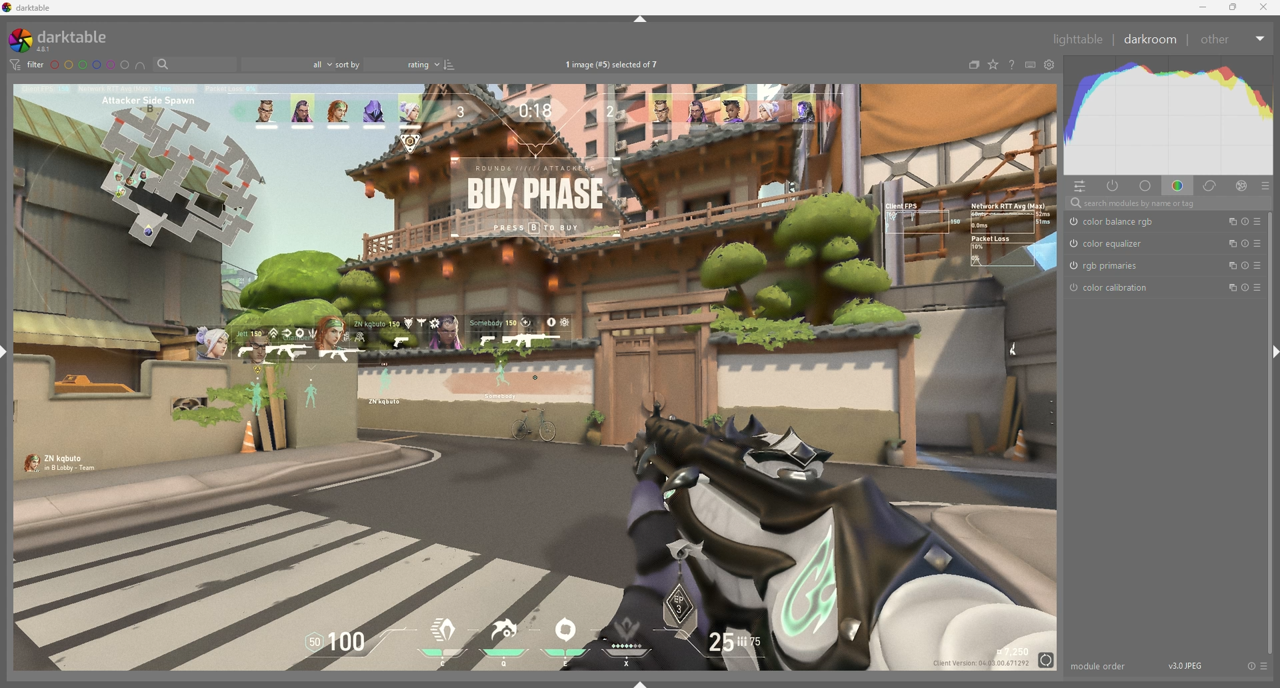 This screenshot has width=1280, height=688. What do you see at coordinates (1109, 243) in the screenshot?
I see `color equalizer` at bounding box center [1109, 243].